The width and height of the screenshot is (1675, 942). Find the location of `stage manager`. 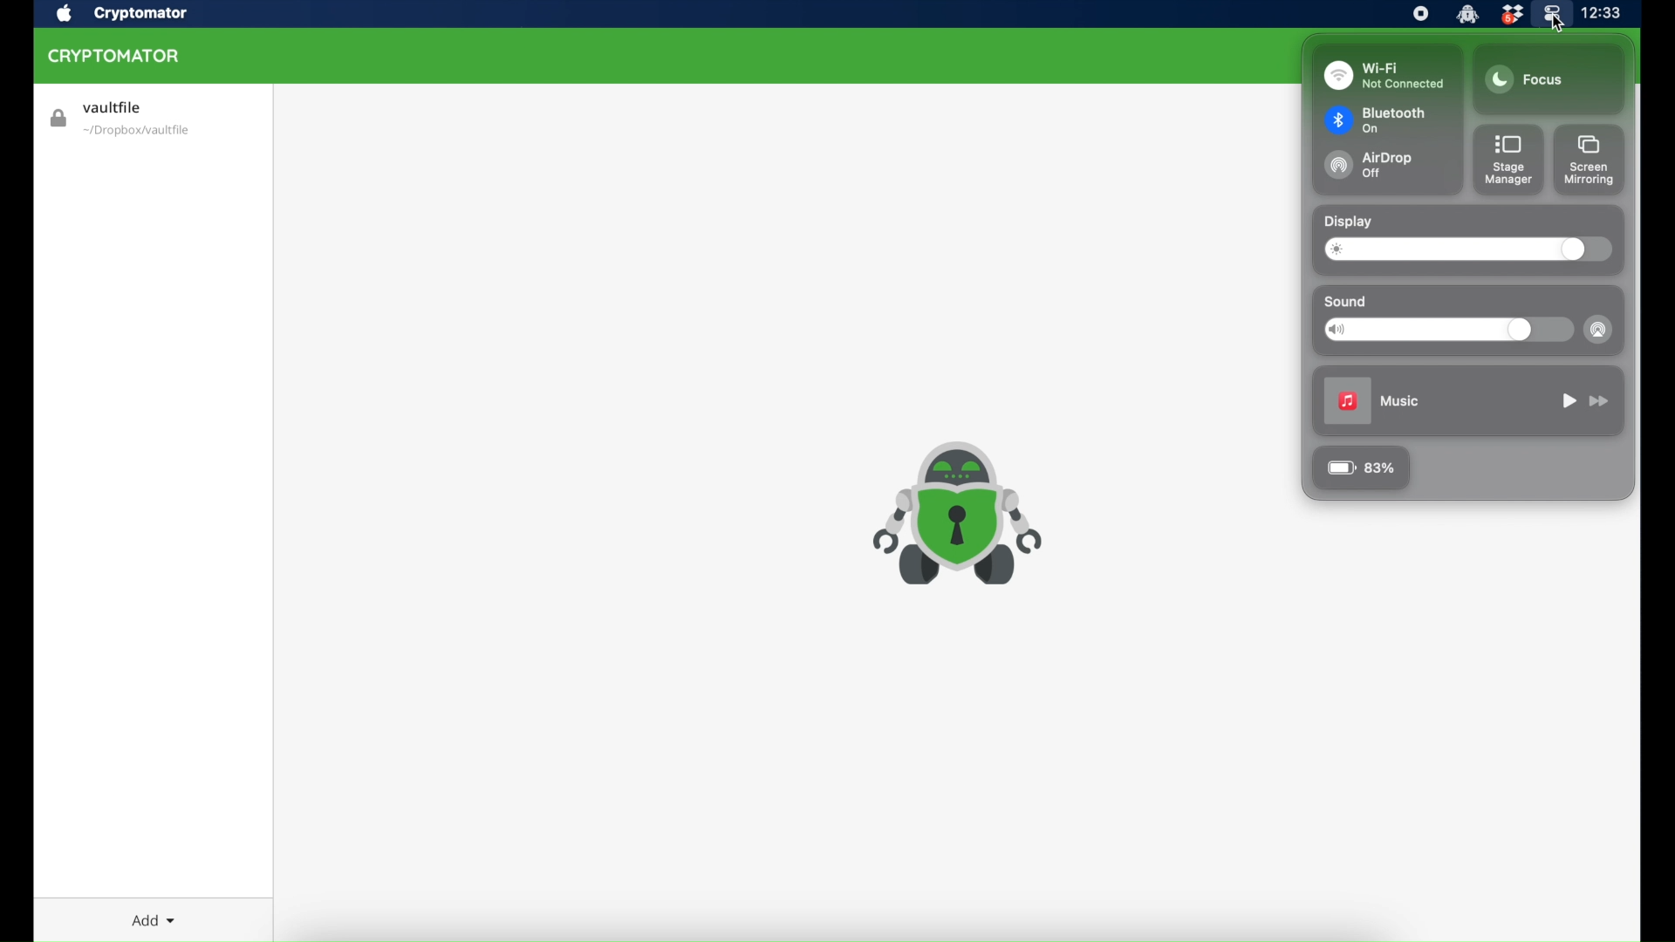

stage manager is located at coordinates (1509, 161).